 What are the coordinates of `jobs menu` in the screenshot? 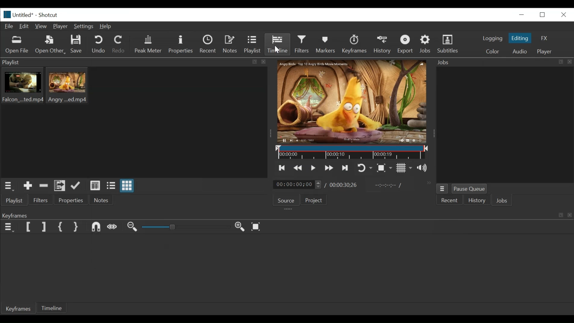 It's located at (442, 188).